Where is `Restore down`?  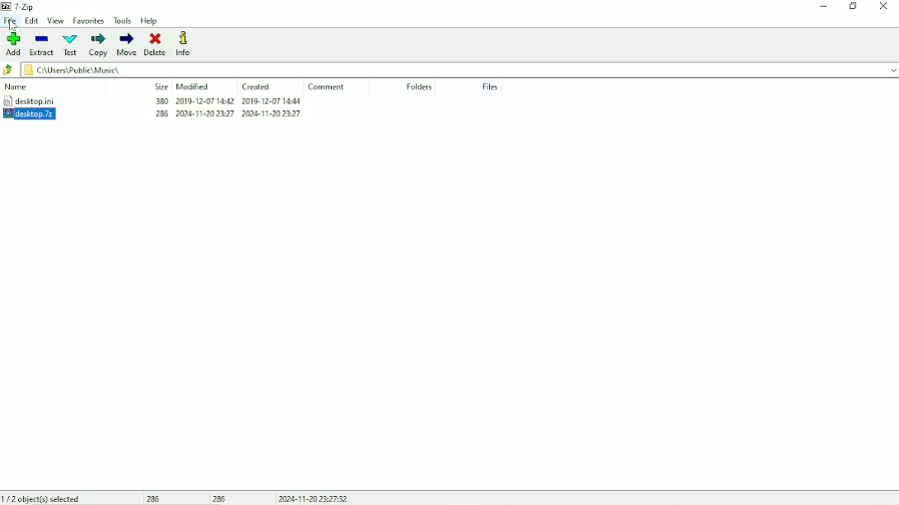
Restore down is located at coordinates (852, 7).